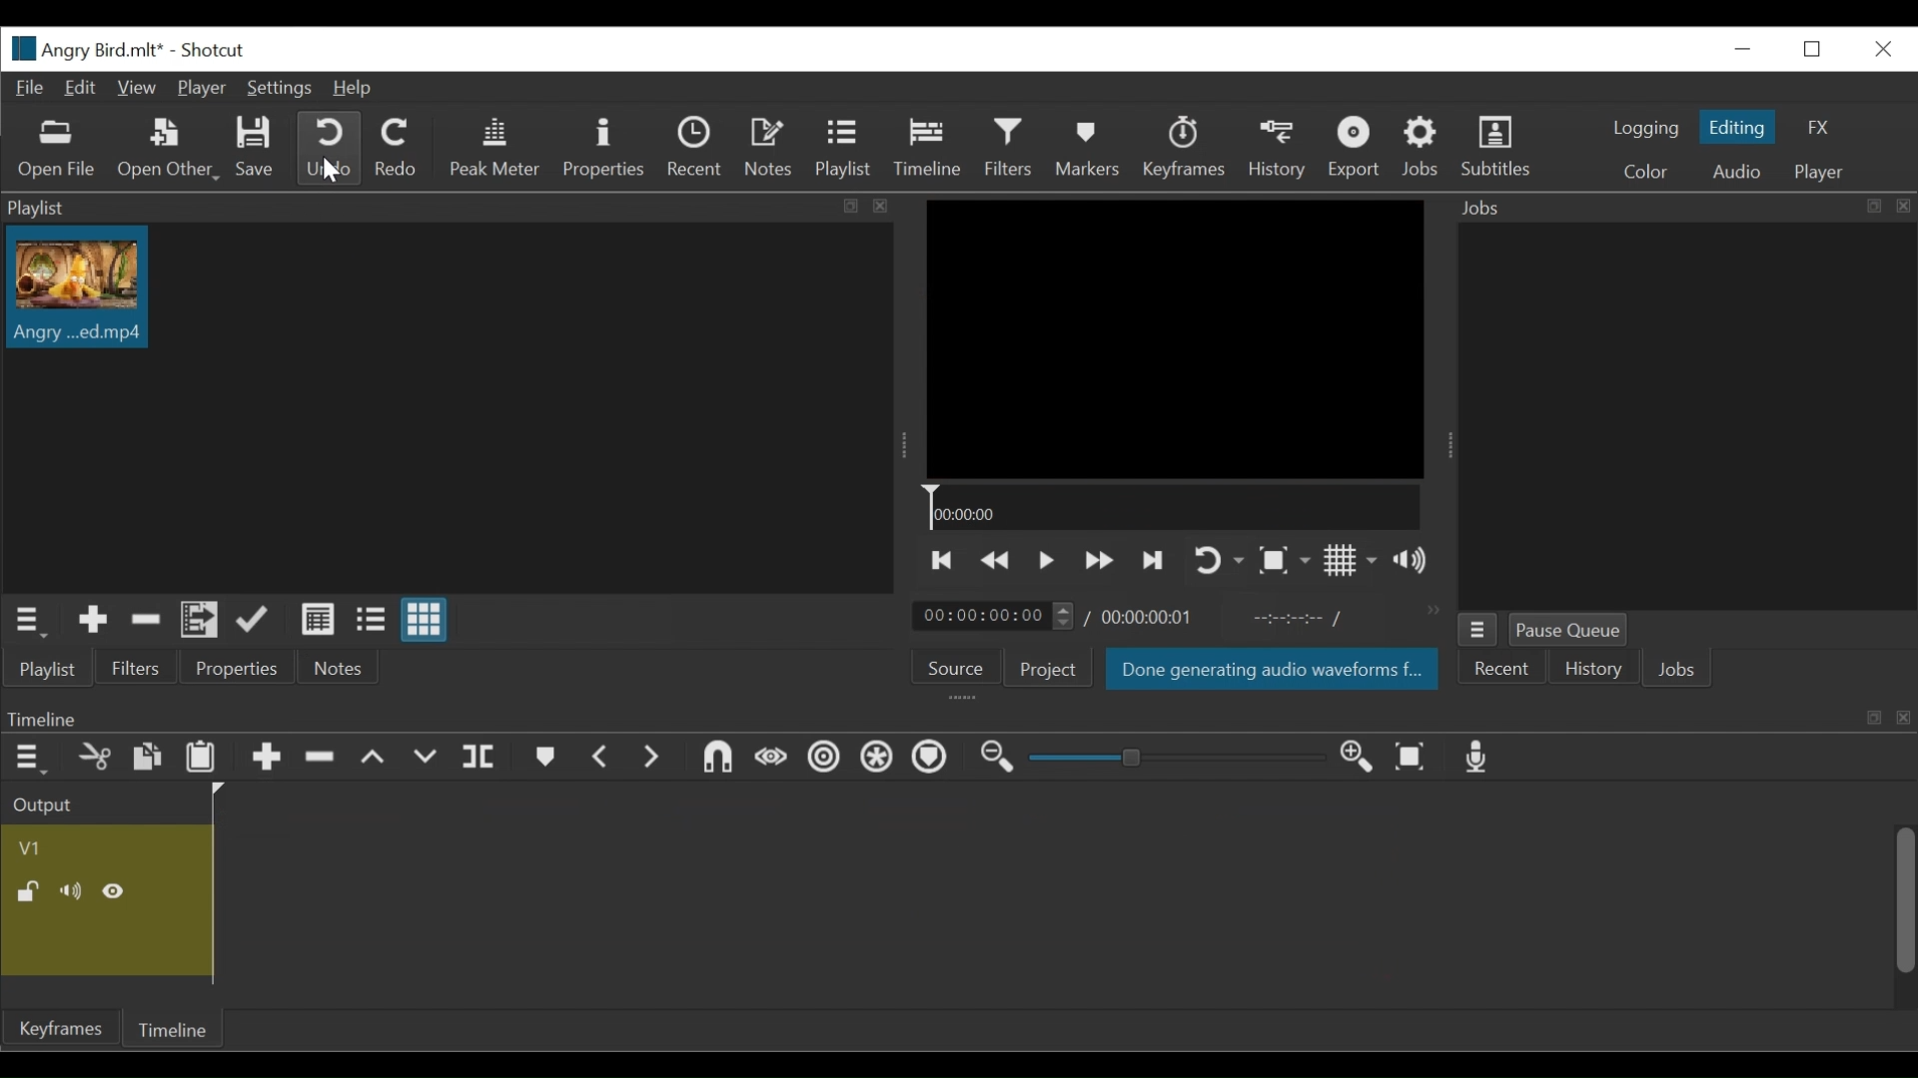  I want to click on Peak Meter, so click(496, 147).